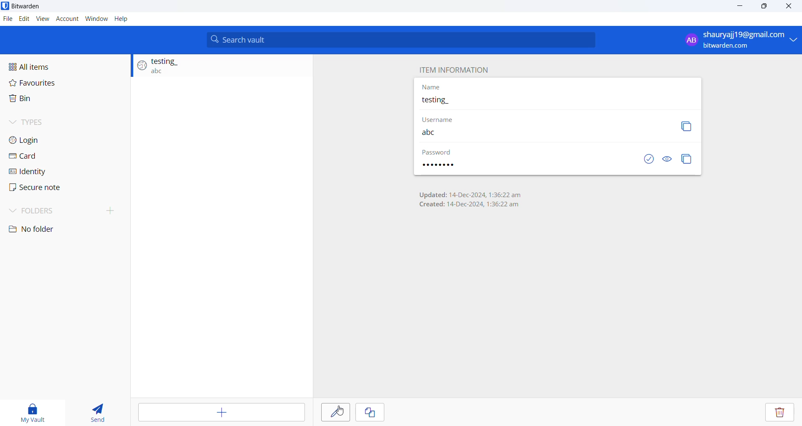 The height and width of the screenshot is (426, 802). Describe the element at coordinates (218, 68) in the screenshot. I see `Login entry` at that location.